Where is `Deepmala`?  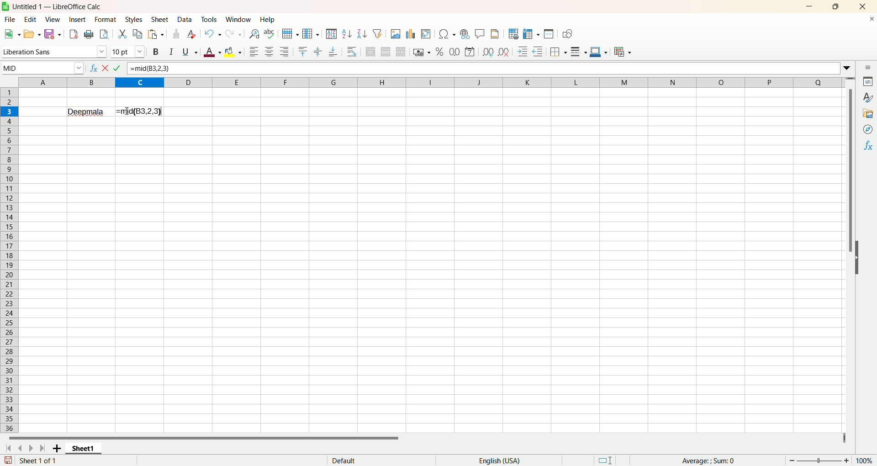 Deepmala is located at coordinates (87, 111).